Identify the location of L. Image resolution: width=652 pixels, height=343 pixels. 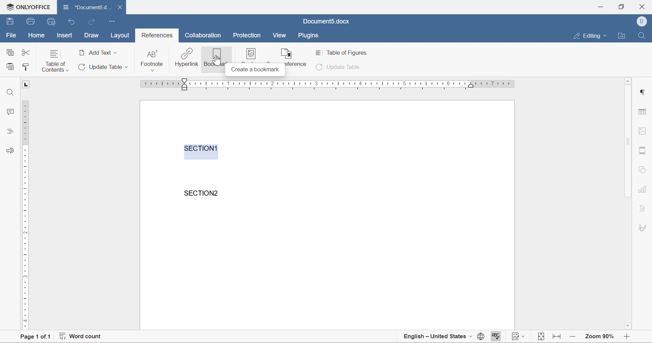
(26, 84).